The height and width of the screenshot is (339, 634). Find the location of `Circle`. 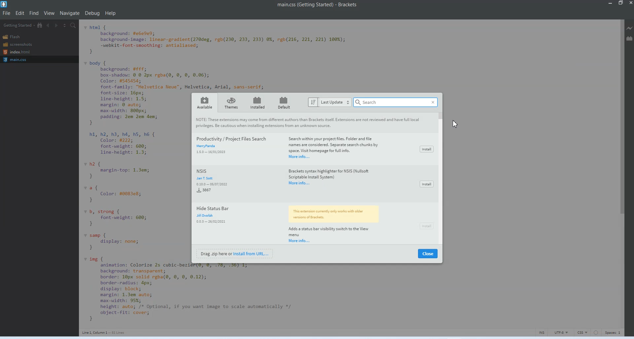

Circle is located at coordinates (596, 332).